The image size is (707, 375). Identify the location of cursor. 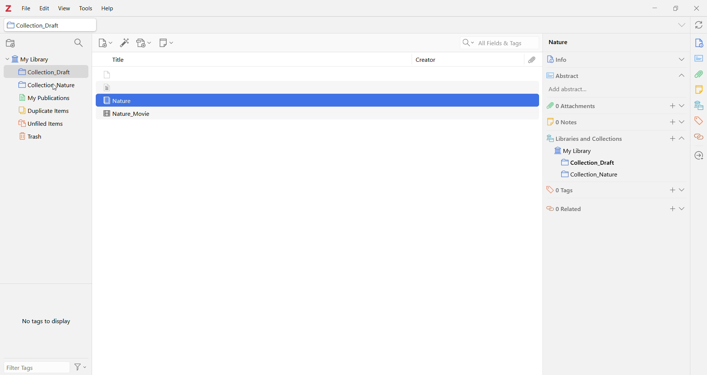
(60, 89).